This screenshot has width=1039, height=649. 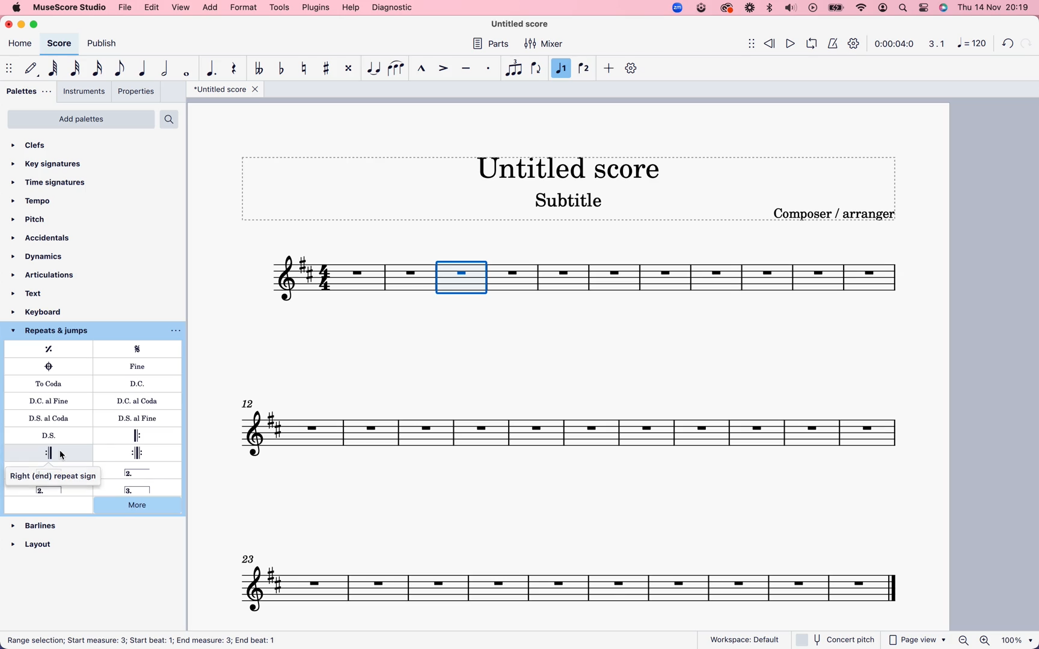 What do you see at coordinates (835, 639) in the screenshot?
I see `concert pitch` at bounding box center [835, 639].